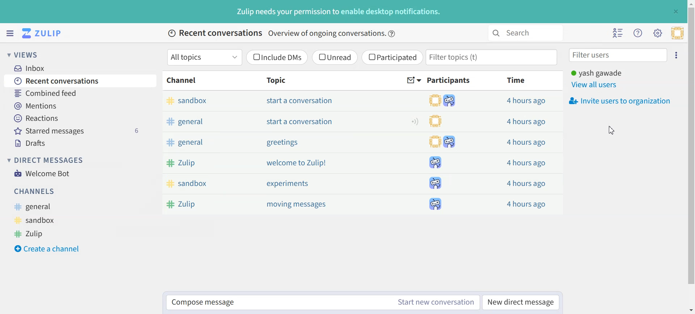 The width and height of the screenshot is (695, 314). I want to click on Include DMs, so click(278, 57).